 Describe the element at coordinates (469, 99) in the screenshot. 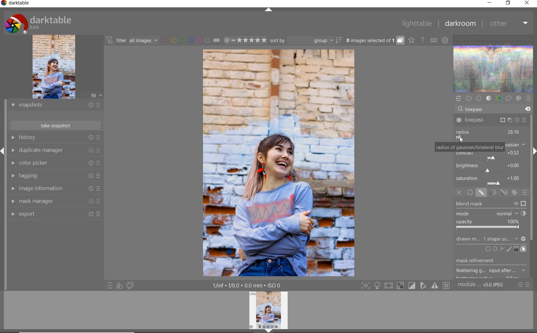

I see `show only active modules` at that location.